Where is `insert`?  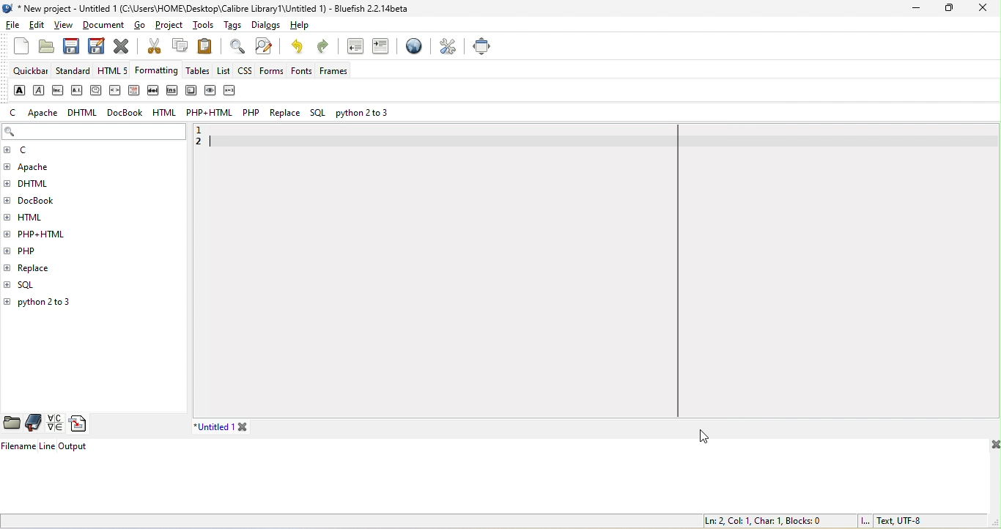 insert is located at coordinates (171, 92).